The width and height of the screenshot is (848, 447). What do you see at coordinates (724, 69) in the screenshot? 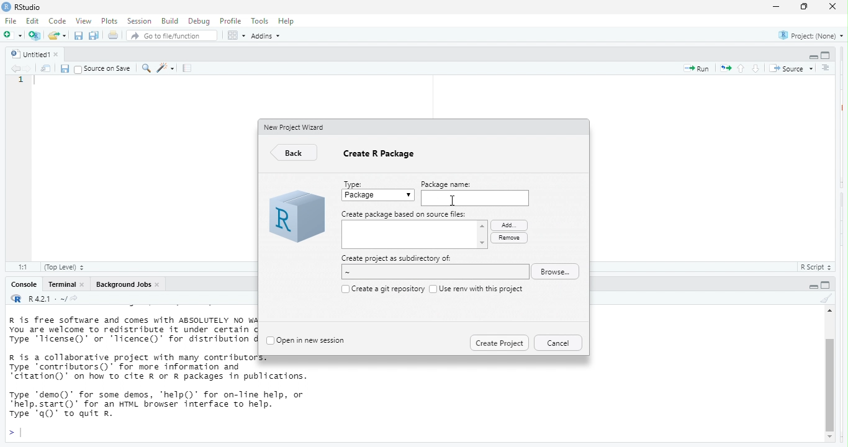
I see `re run the previous code` at bounding box center [724, 69].